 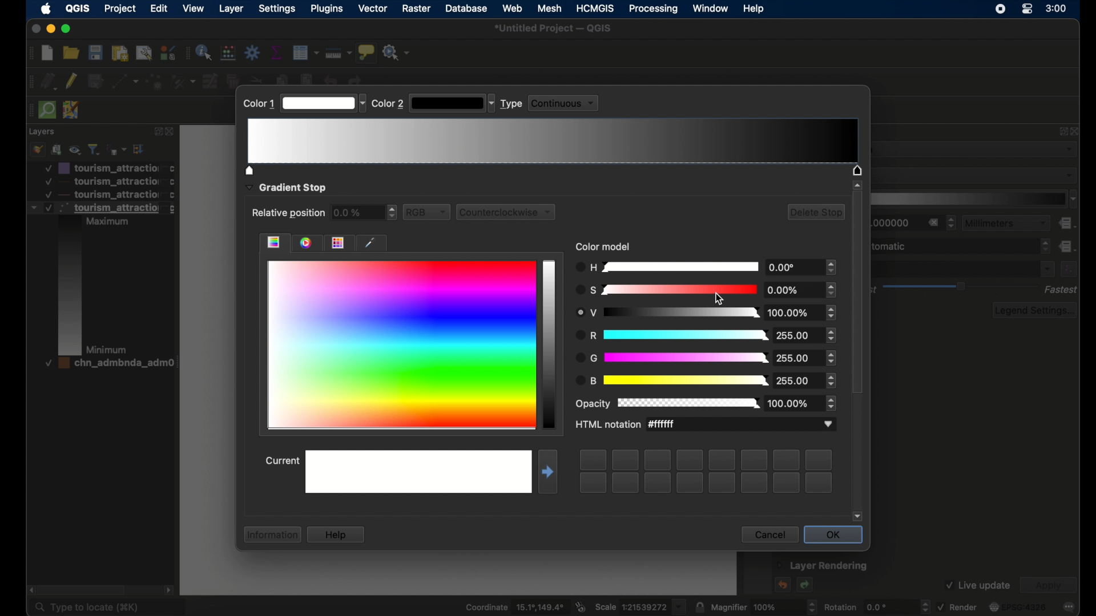 I want to click on opacity, so click(x=706, y=403).